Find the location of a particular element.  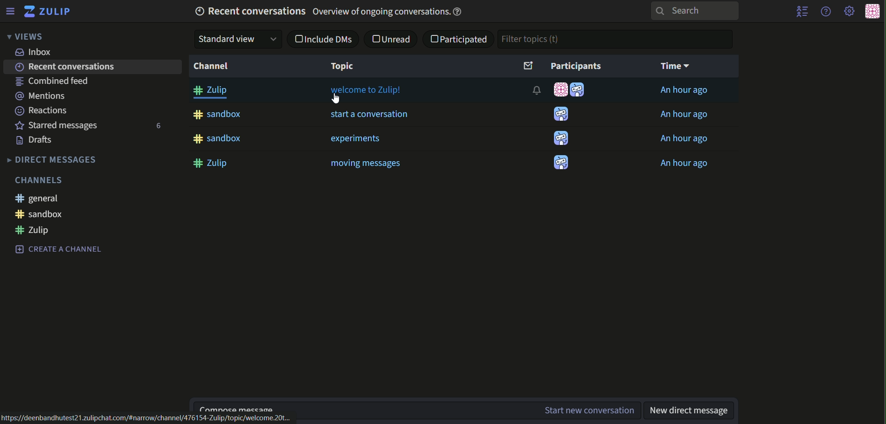

text is located at coordinates (42, 110).